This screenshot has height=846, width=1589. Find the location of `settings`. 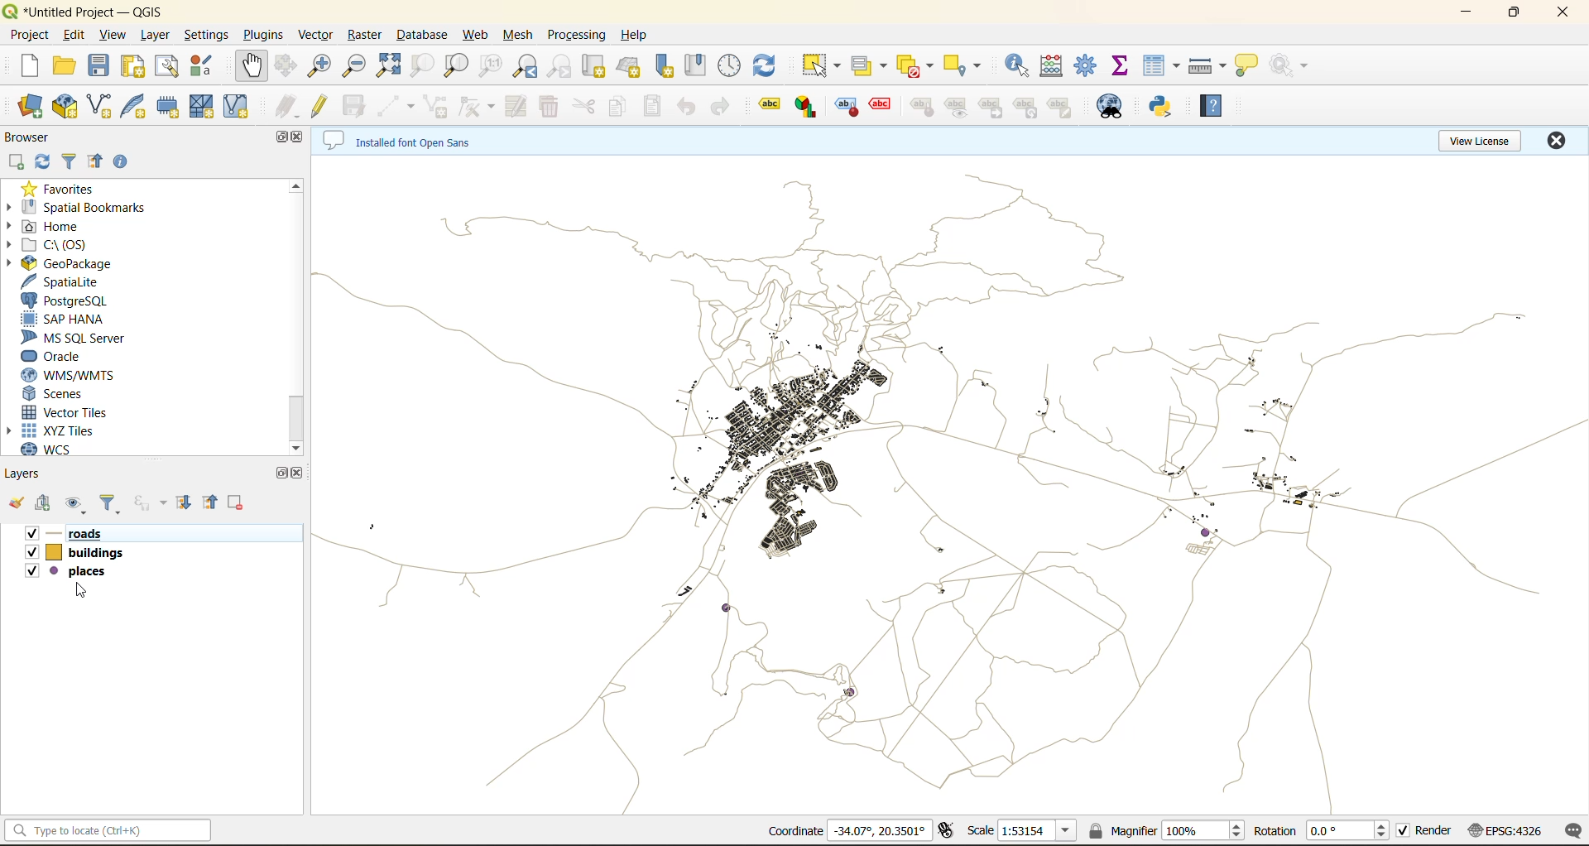

settings is located at coordinates (211, 36).